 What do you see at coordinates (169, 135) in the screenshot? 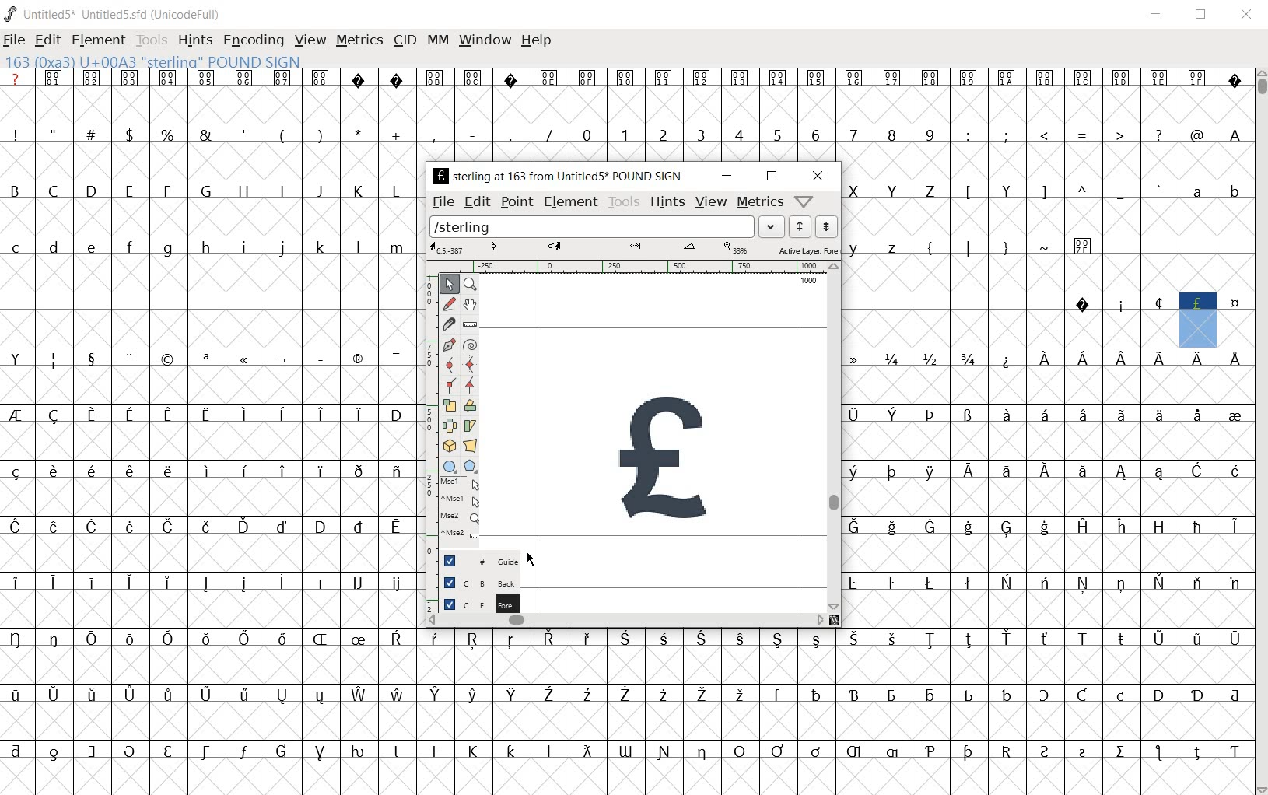
I see `%` at bounding box center [169, 135].